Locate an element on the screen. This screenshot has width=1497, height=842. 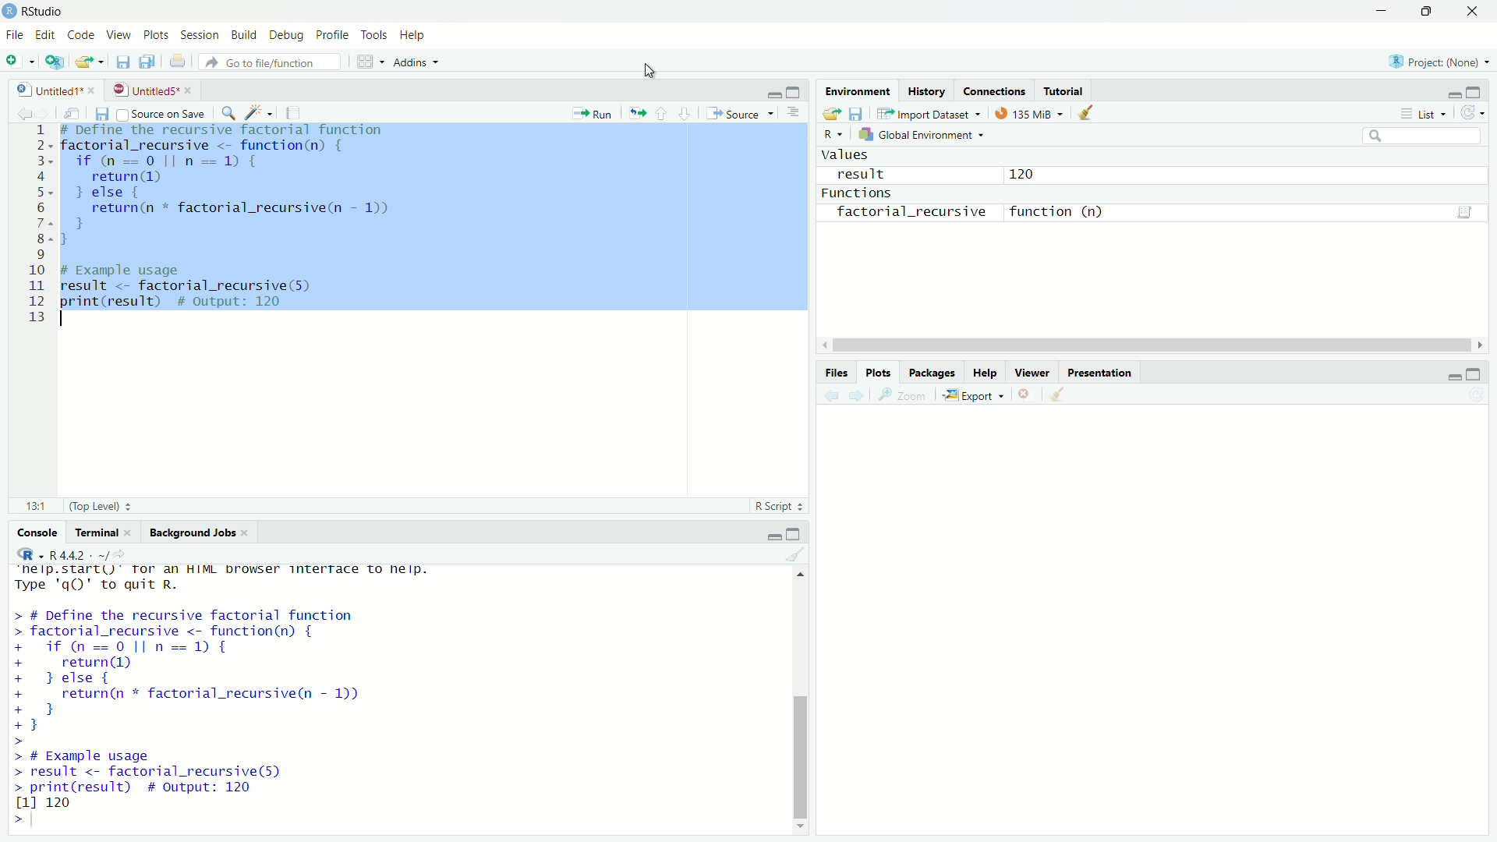
Save current document (Ctrl + S) is located at coordinates (101, 113).